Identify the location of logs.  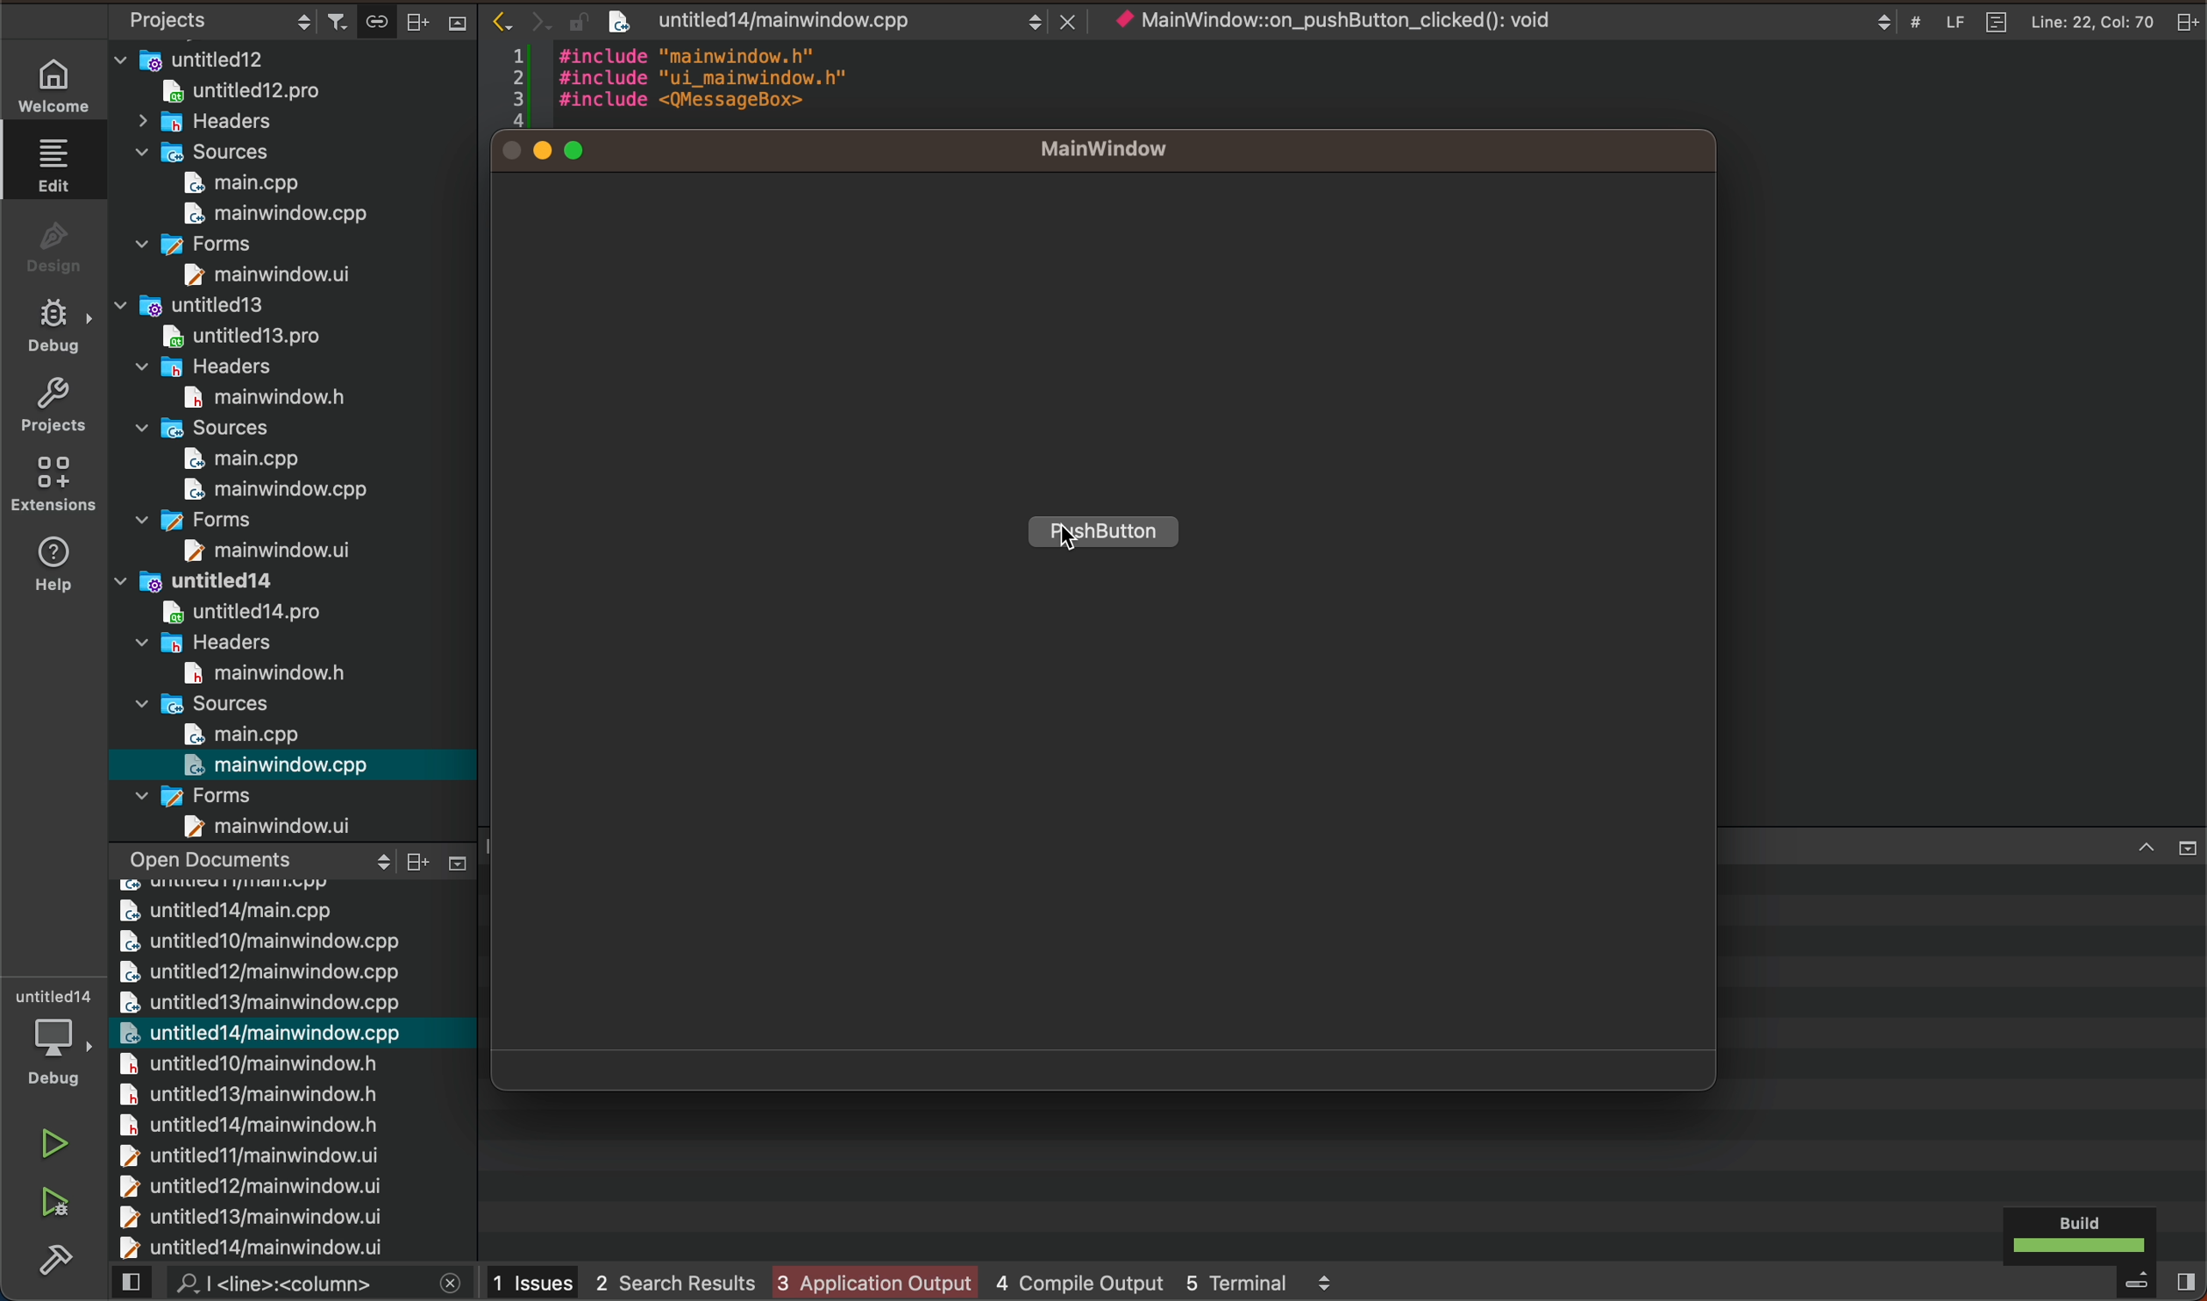
(915, 1283).